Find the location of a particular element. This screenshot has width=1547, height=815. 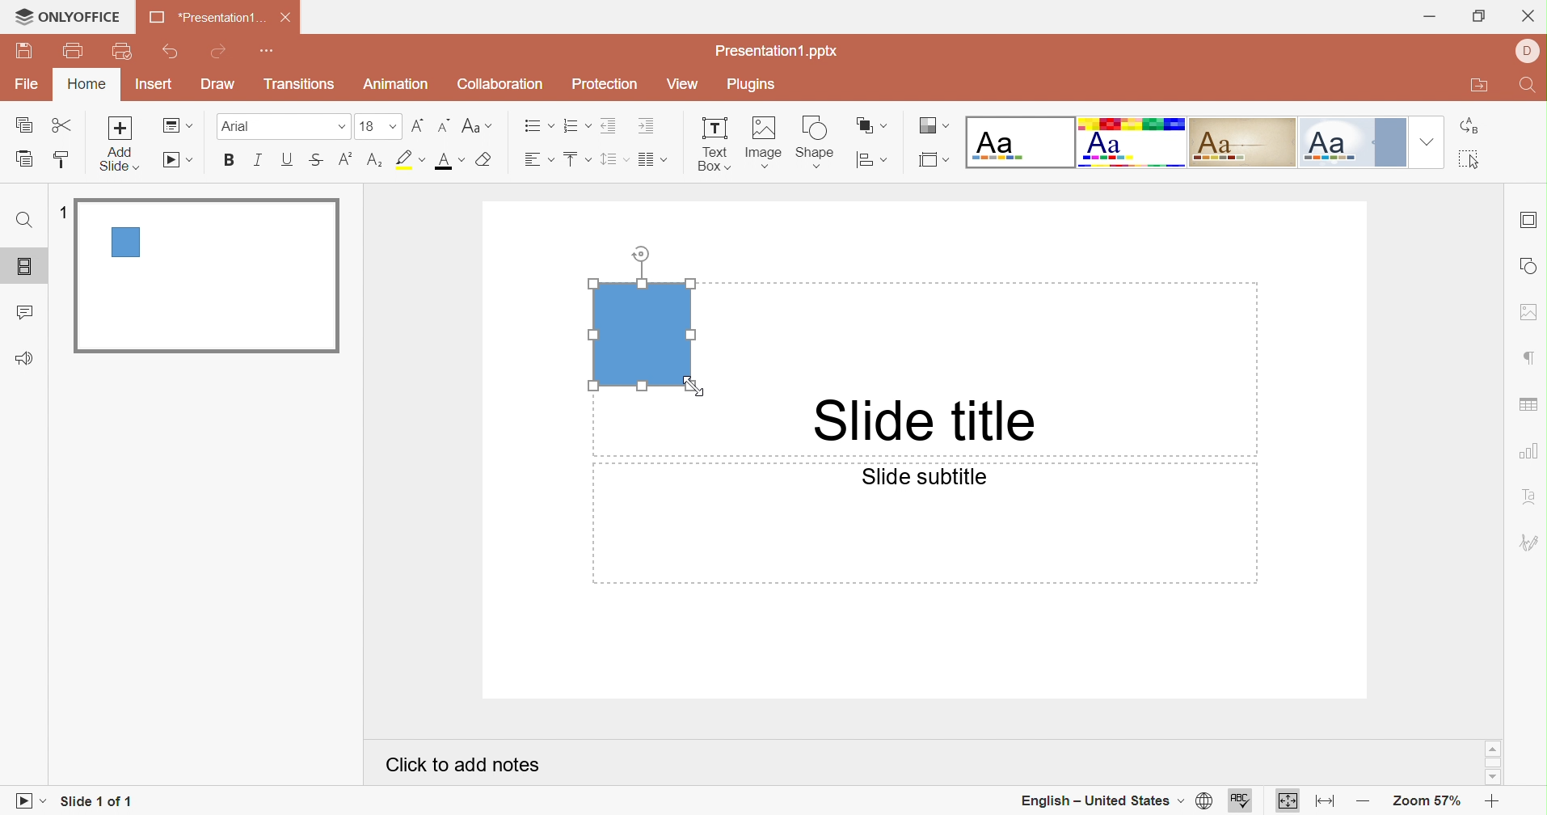

Start slideshow is located at coordinates (27, 803).